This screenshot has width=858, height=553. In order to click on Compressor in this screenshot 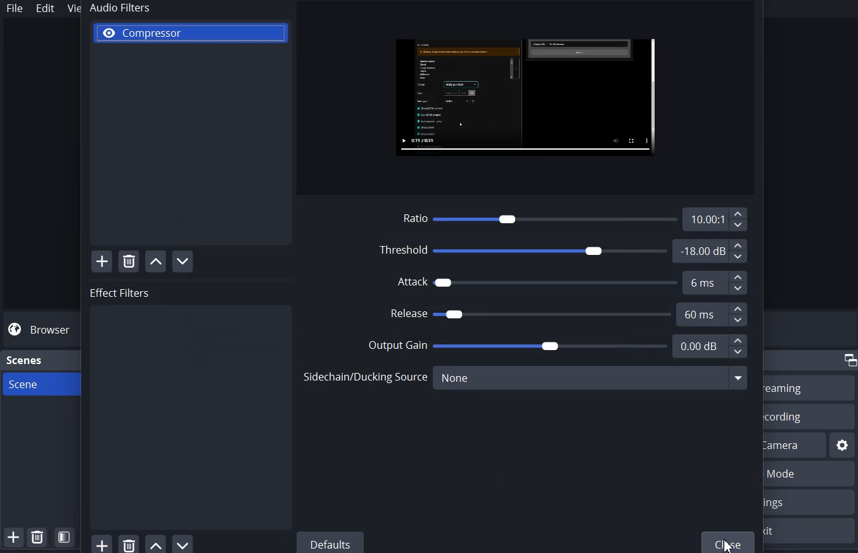, I will do `click(192, 33)`.